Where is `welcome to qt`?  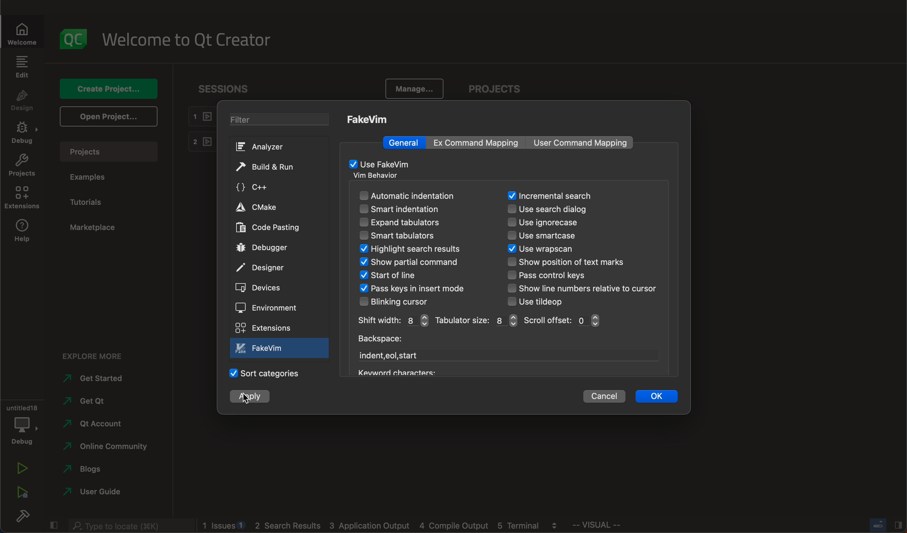
welcome to qt is located at coordinates (191, 40).